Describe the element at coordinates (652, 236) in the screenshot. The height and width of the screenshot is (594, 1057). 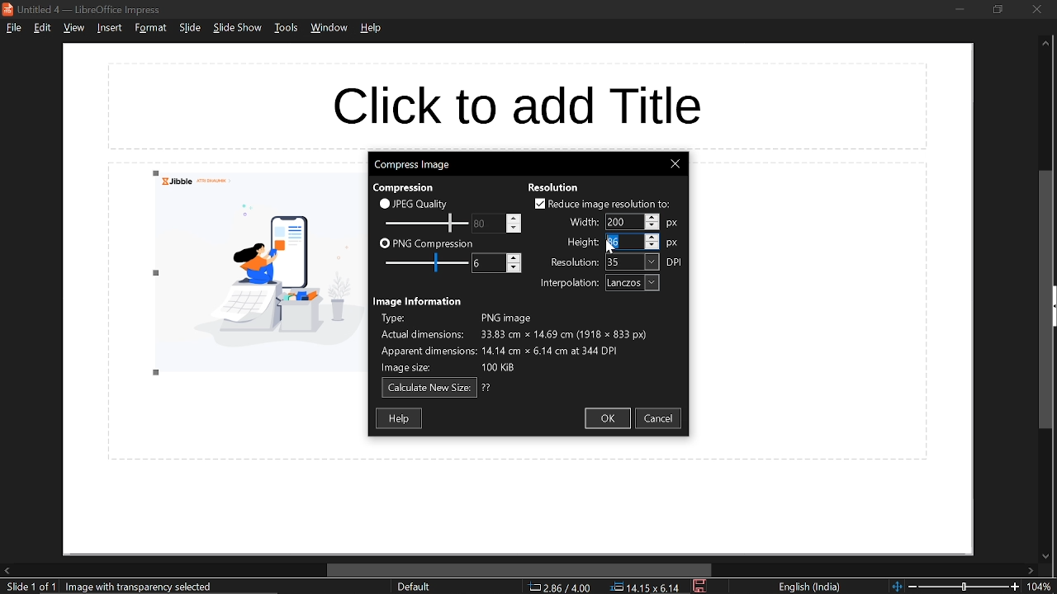
I see `increase height` at that location.